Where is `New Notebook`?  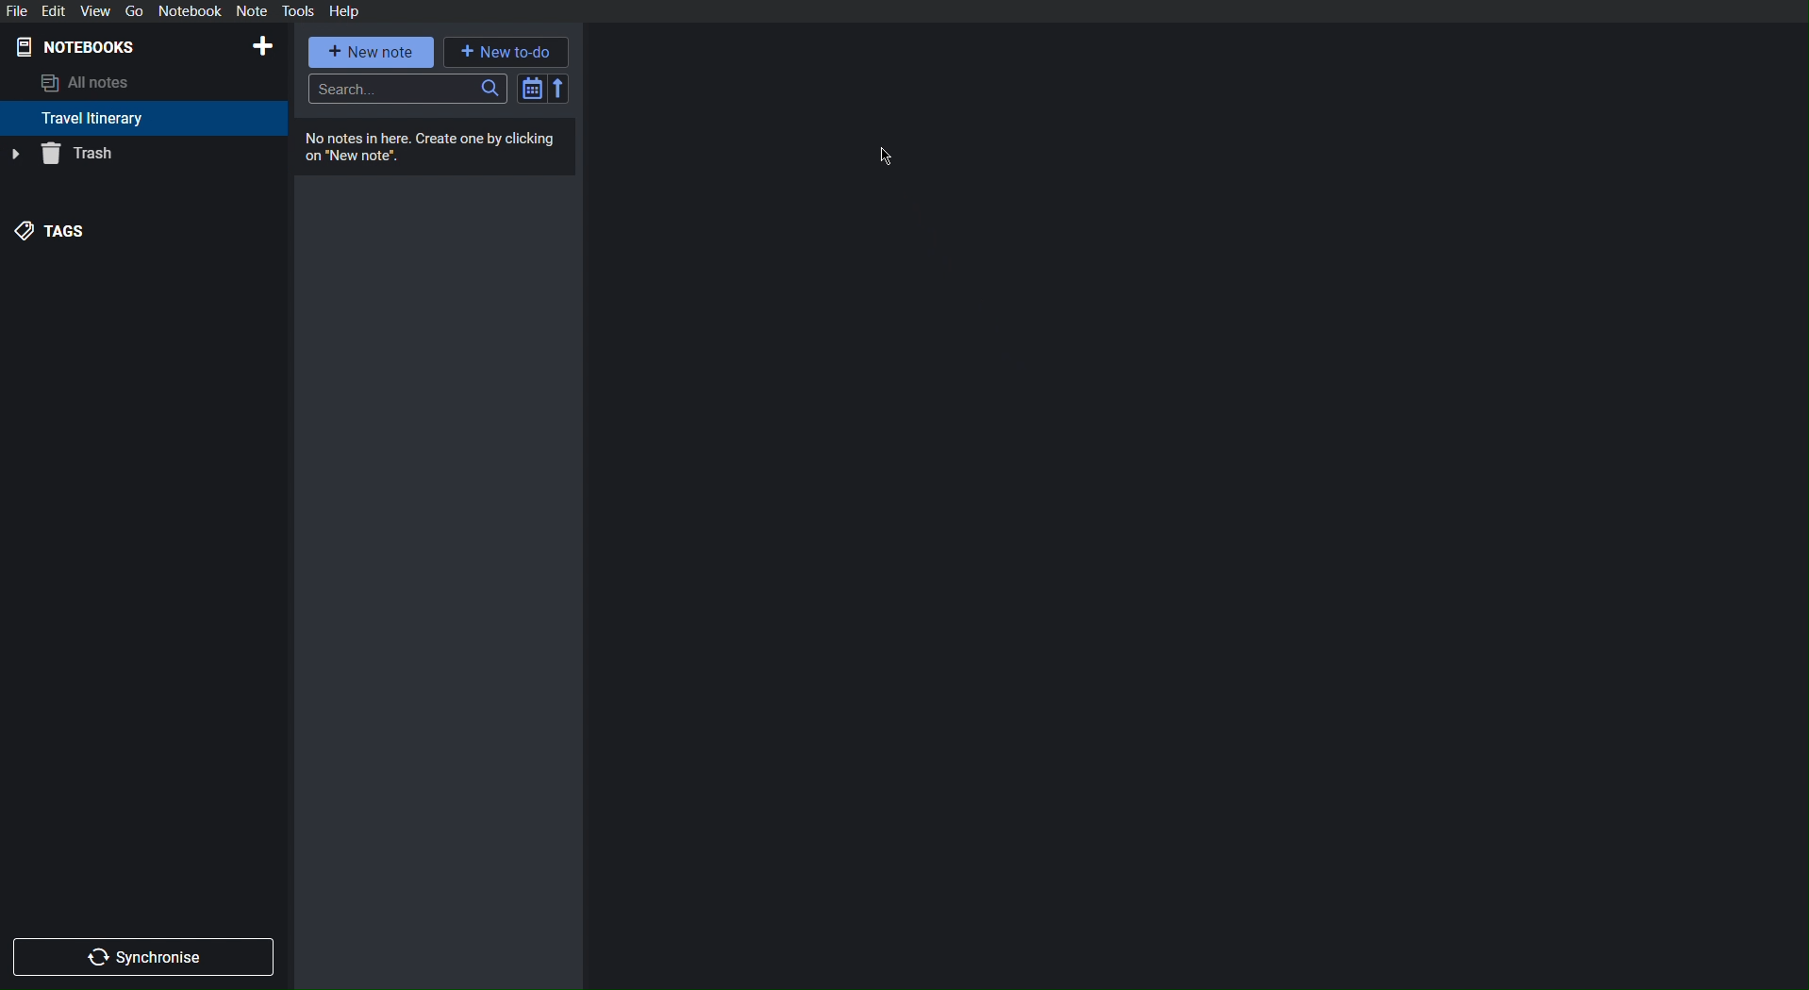
New Notebook is located at coordinates (261, 46).